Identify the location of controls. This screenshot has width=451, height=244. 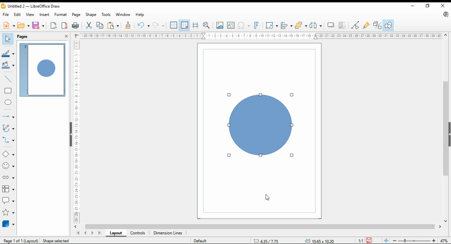
(137, 232).